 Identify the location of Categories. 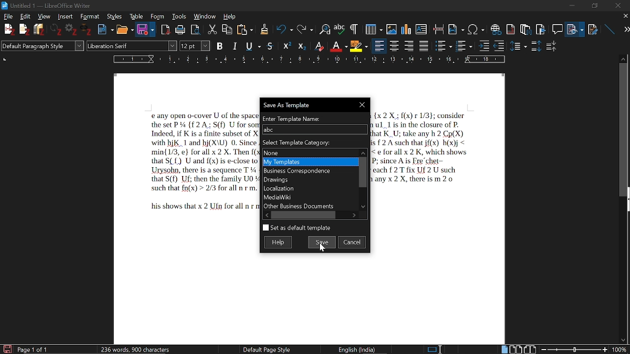
(307, 179).